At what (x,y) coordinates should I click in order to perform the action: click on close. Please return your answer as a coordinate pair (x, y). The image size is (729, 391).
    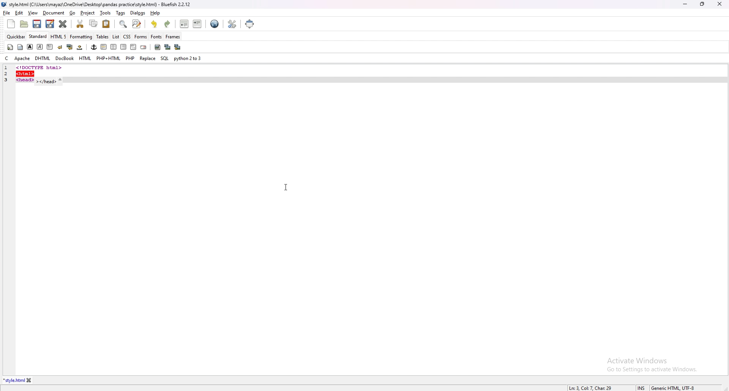
    Looking at the image, I should click on (720, 4).